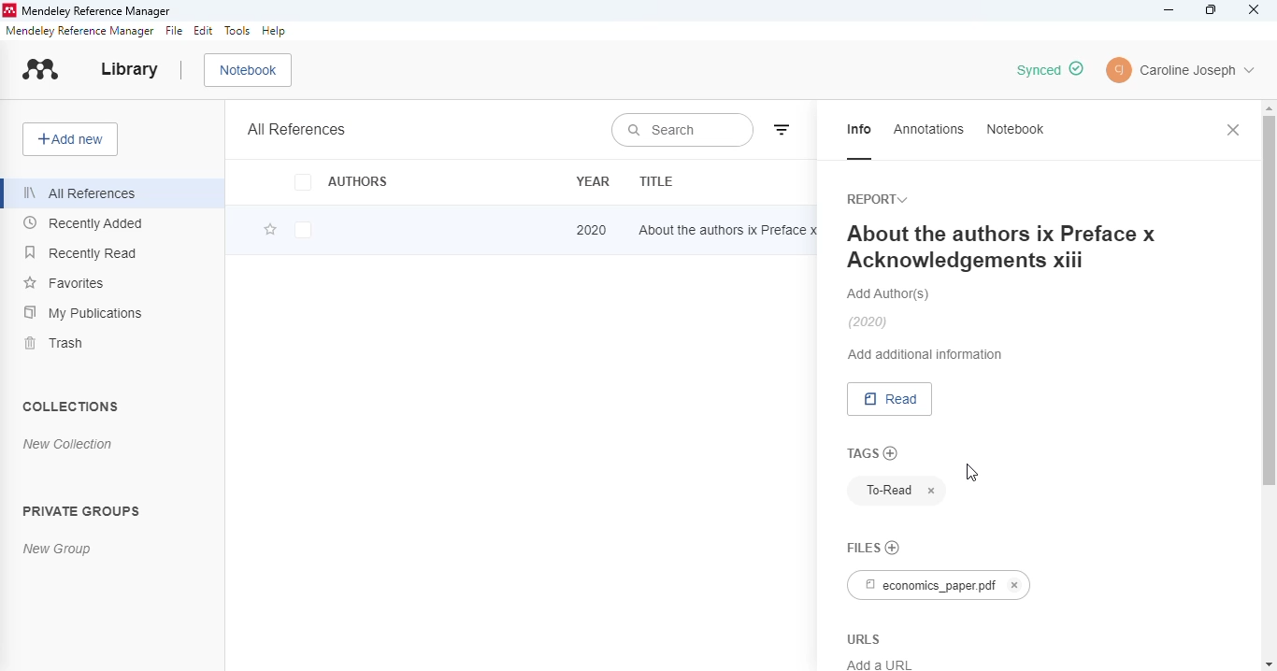 The width and height of the screenshot is (1277, 671). Describe the element at coordinates (880, 662) in the screenshot. I see `Add a URL` at that location.